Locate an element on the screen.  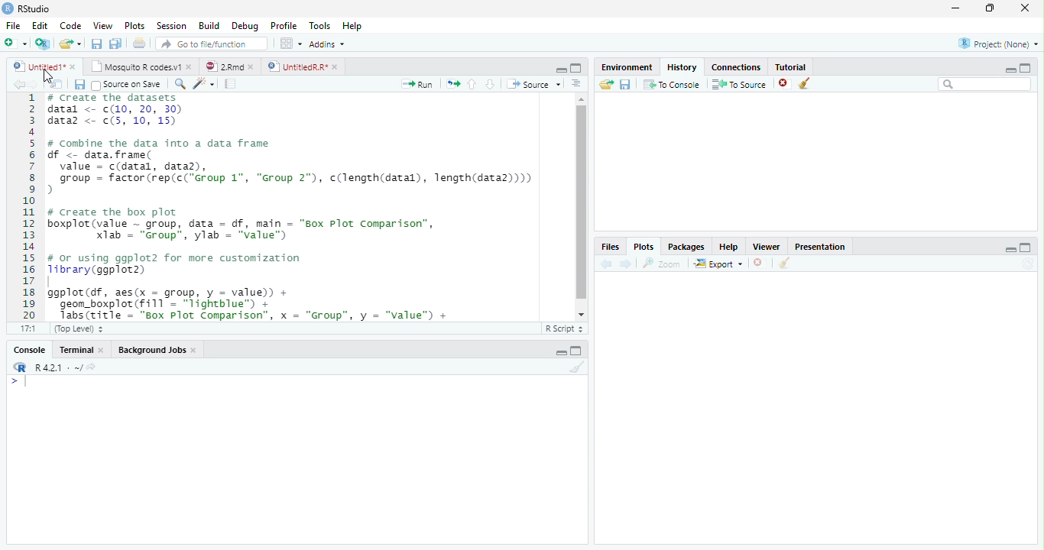
View the current working directory is located at coordinates (91, 367).